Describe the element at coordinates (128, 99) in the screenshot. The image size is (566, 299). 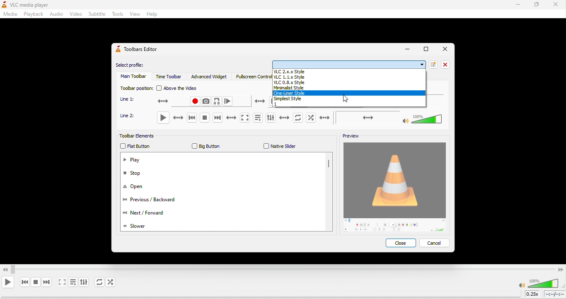
I see `line 1` at that location.